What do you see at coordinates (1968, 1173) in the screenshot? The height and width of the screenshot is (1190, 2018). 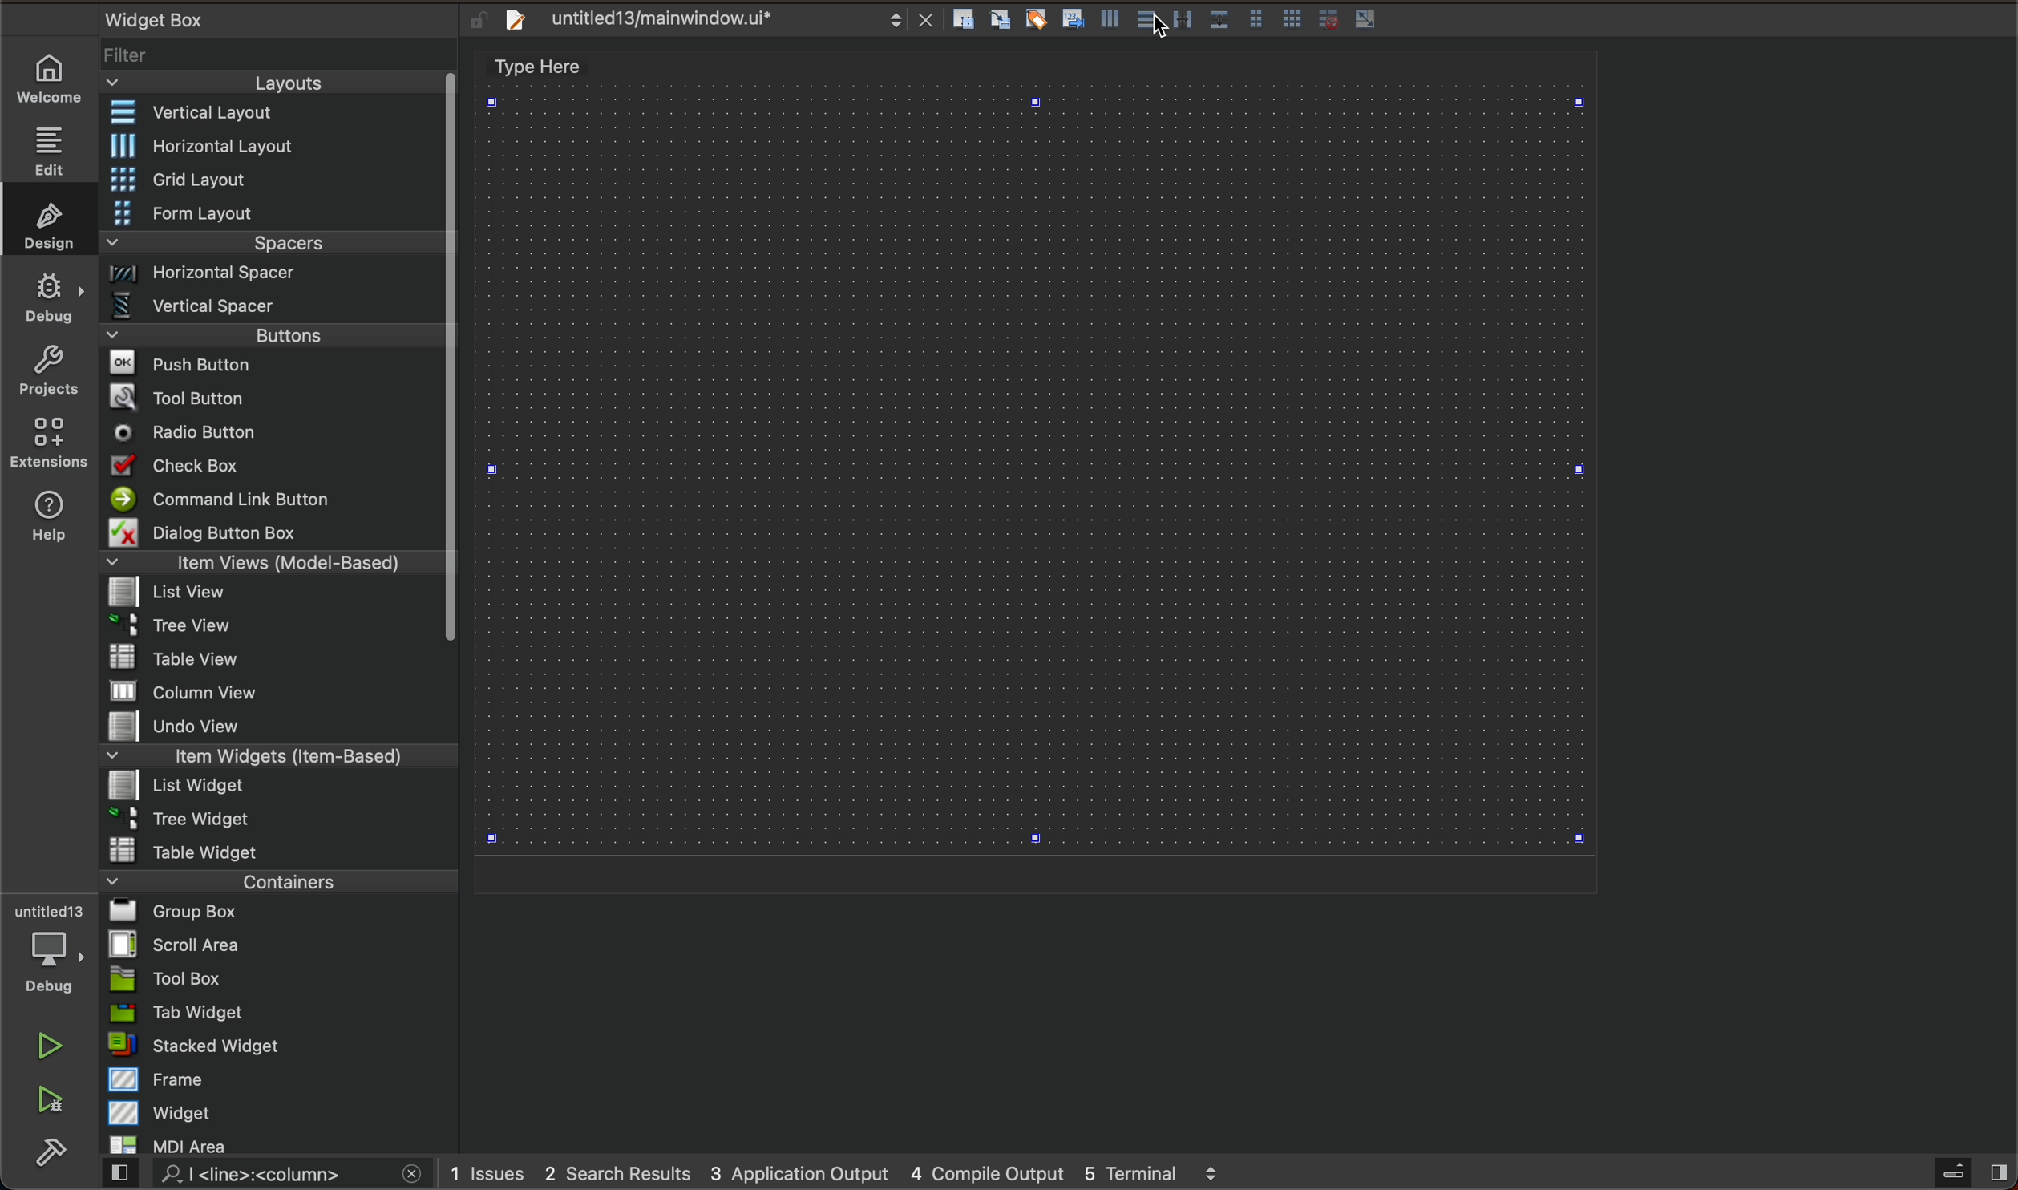 I see `close sidebar` at bounding box center [1968, 1173].